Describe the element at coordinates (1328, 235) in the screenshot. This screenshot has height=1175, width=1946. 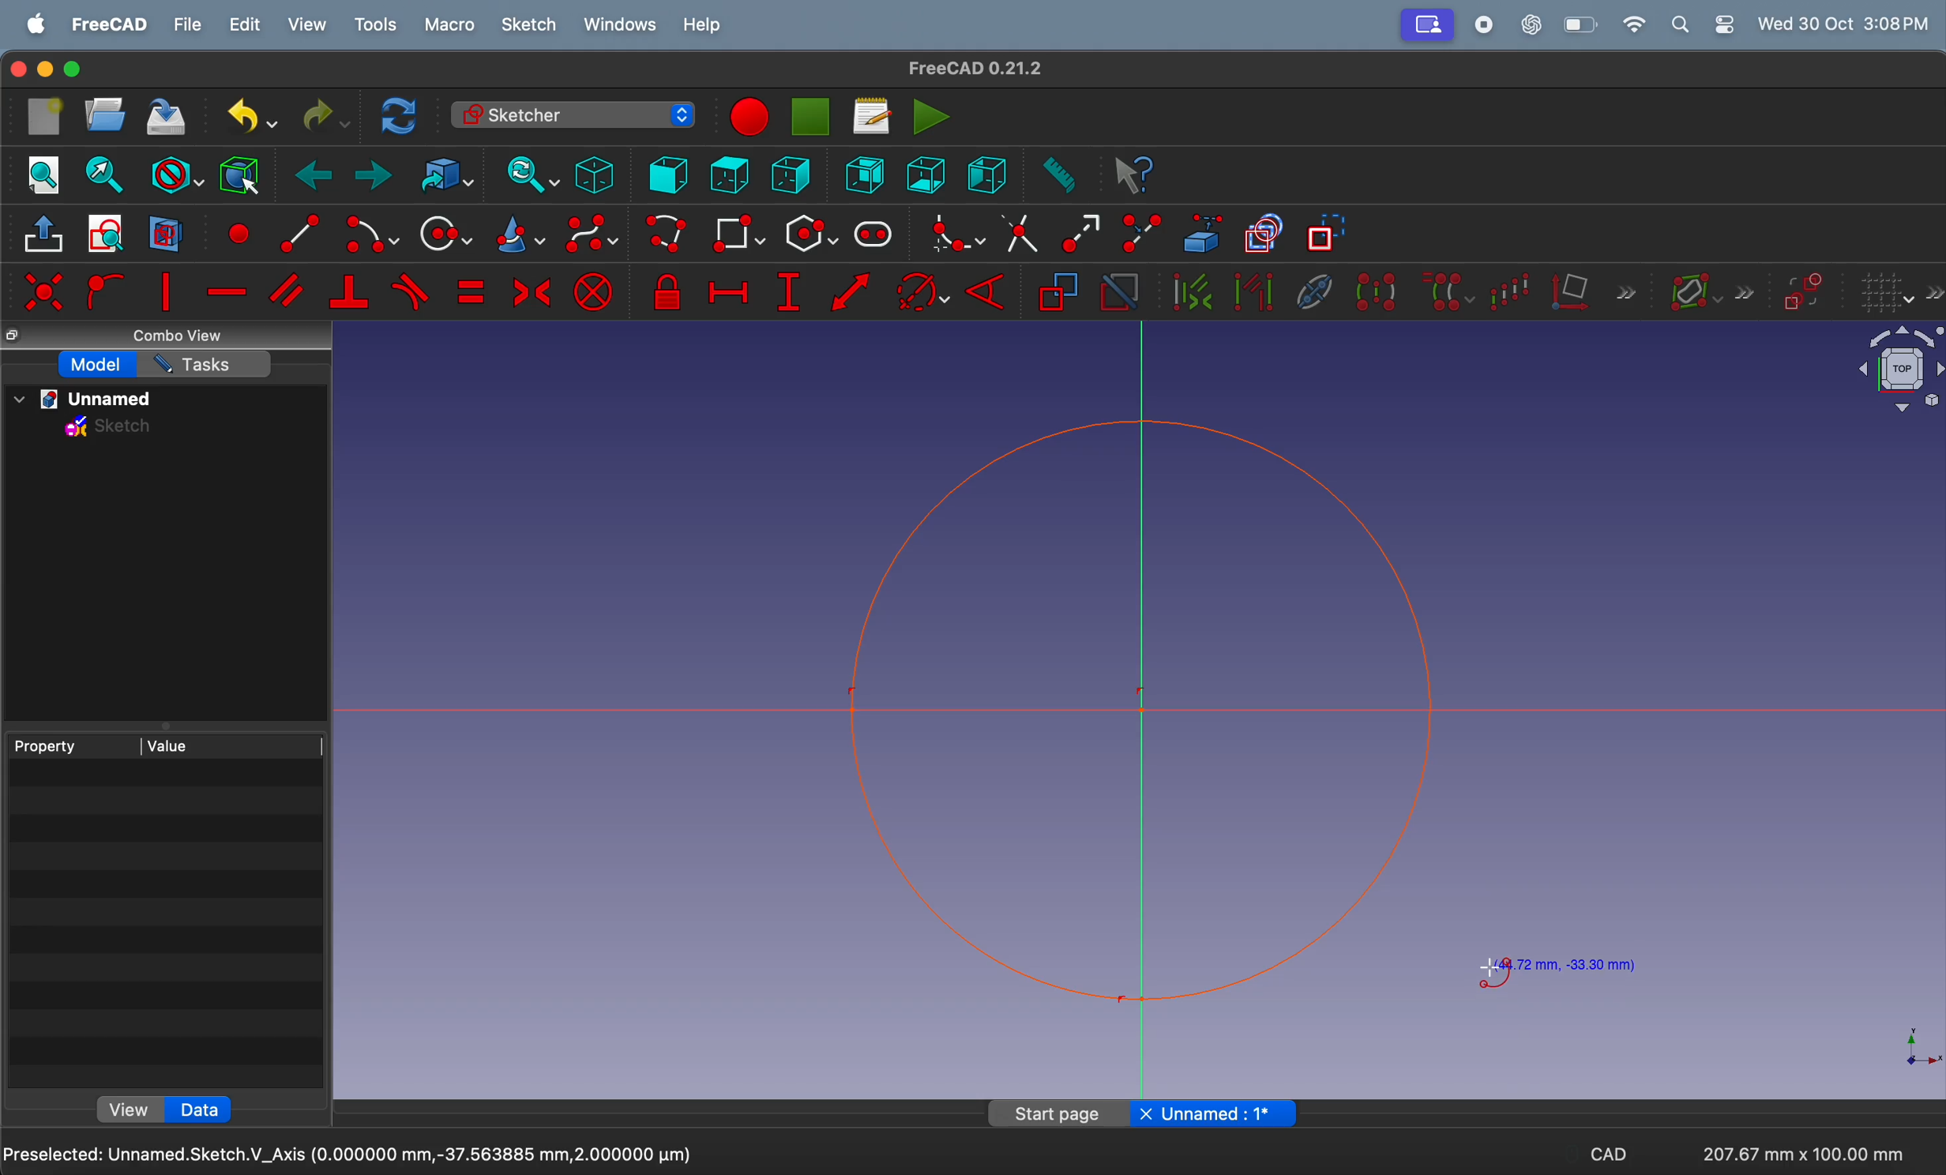
I see `toggle construction` at that location.